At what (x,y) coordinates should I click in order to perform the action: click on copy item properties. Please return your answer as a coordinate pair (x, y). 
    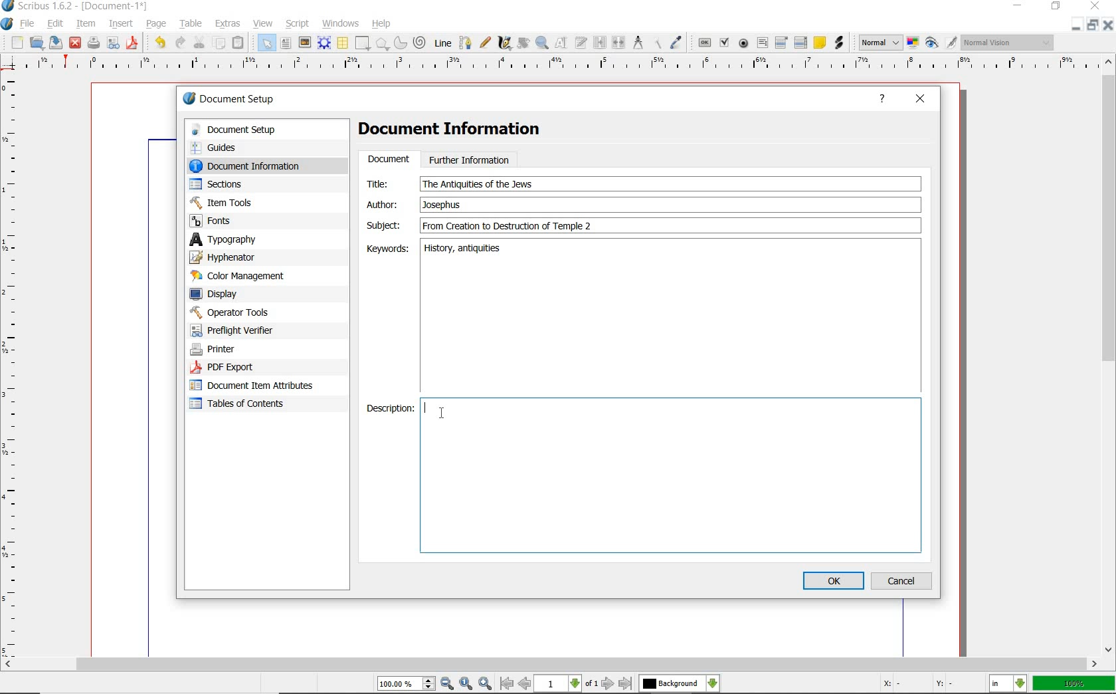
    Looking at the image, I should click on (656, 43).